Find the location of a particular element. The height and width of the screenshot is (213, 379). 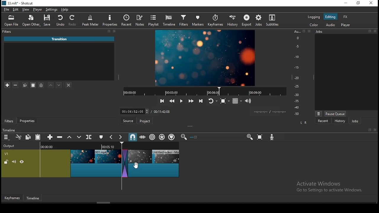

notes is located at coordinates (139, 20).